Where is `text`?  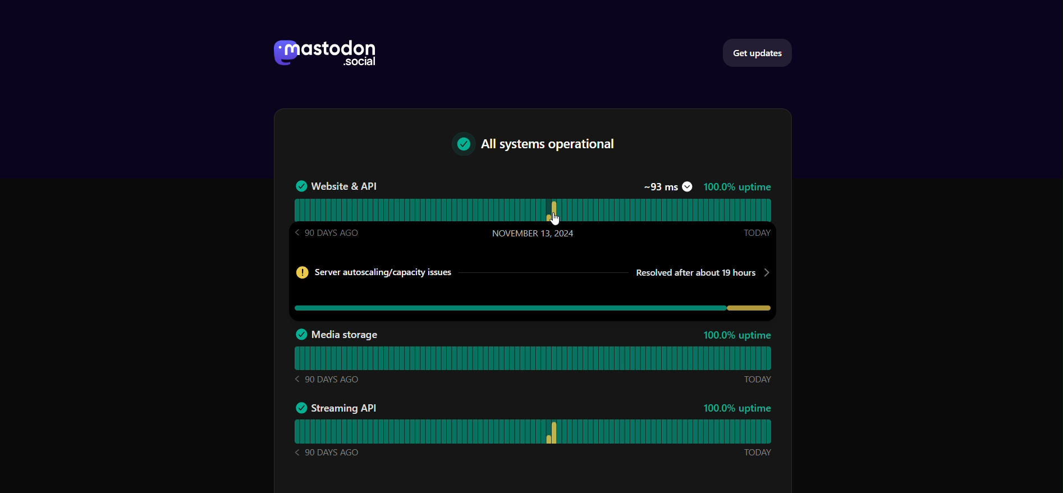 text is located at coordinates (542, 145).